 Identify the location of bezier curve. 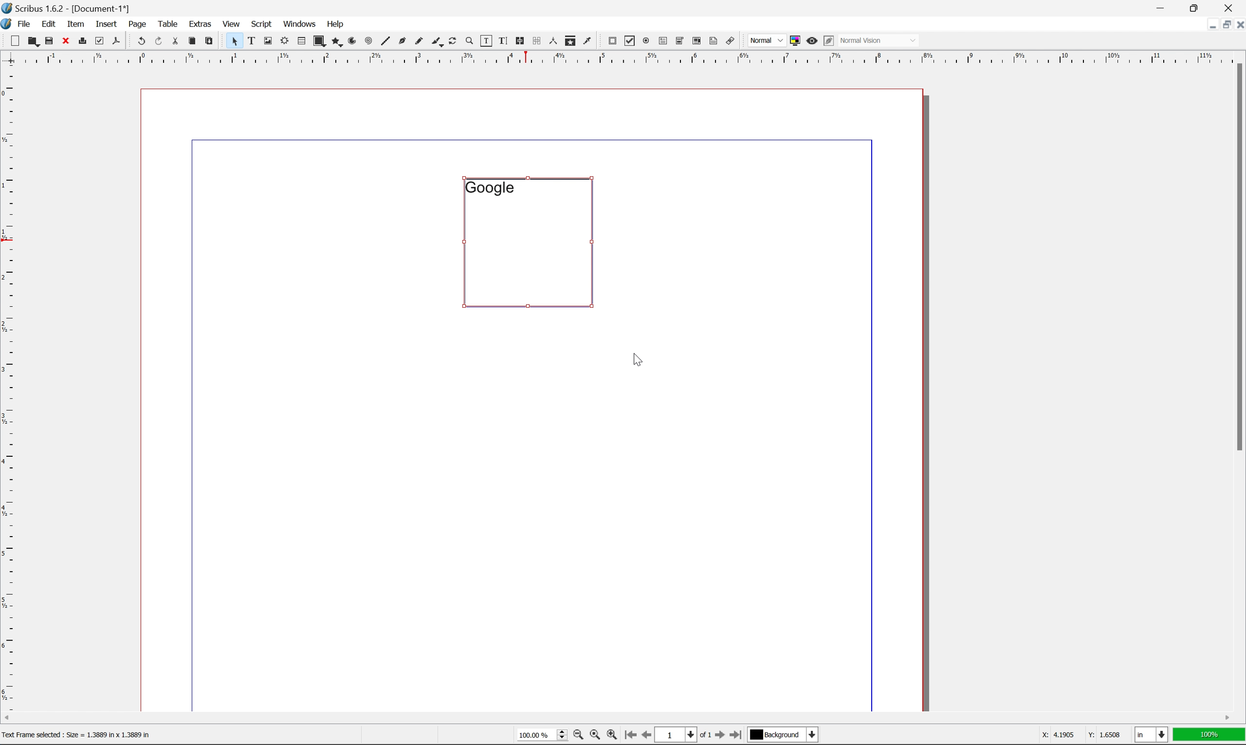
(402, 41).